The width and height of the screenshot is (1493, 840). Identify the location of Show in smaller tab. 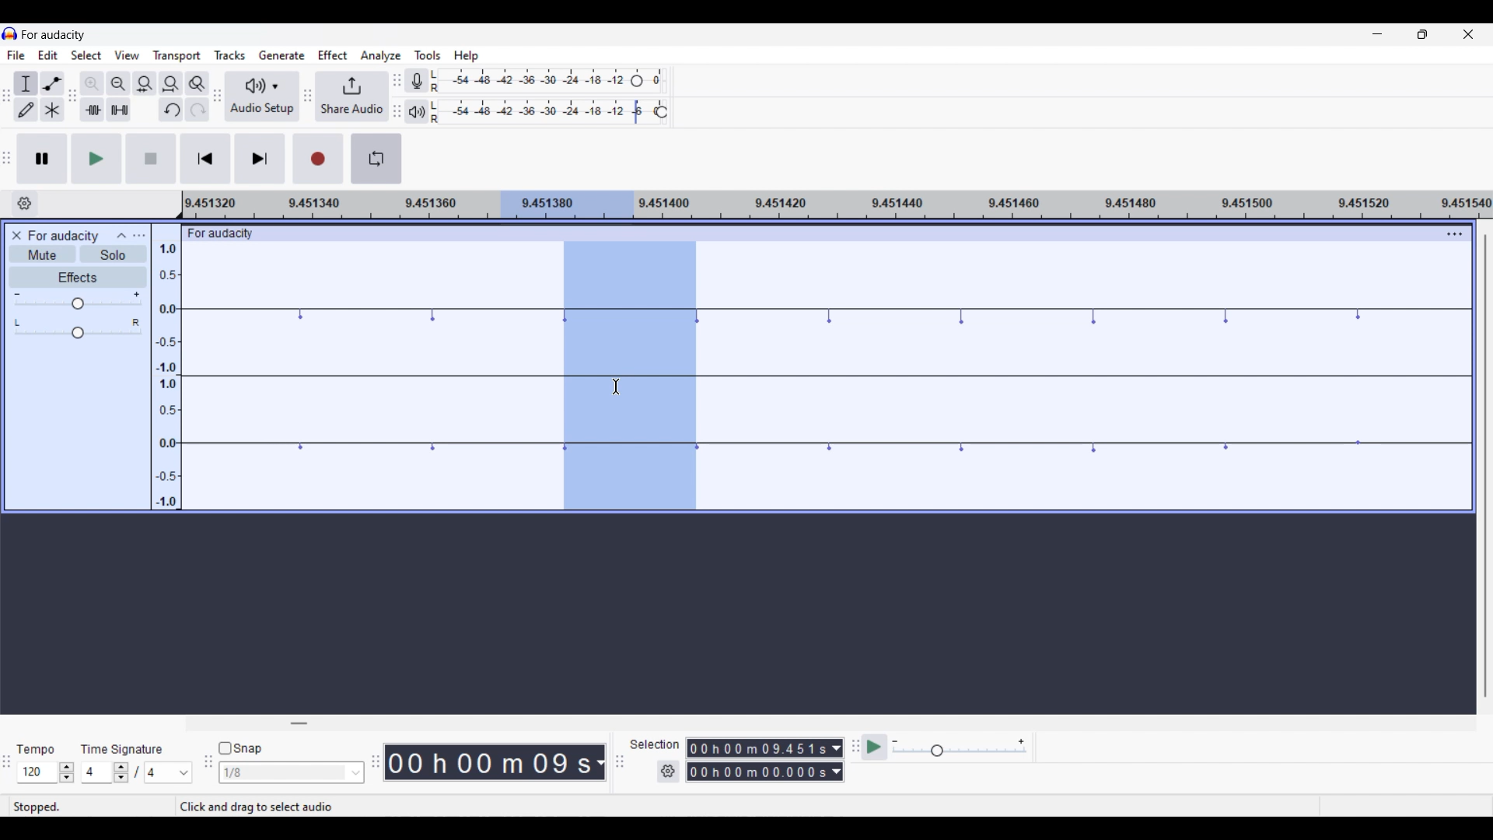
(1422, 34).